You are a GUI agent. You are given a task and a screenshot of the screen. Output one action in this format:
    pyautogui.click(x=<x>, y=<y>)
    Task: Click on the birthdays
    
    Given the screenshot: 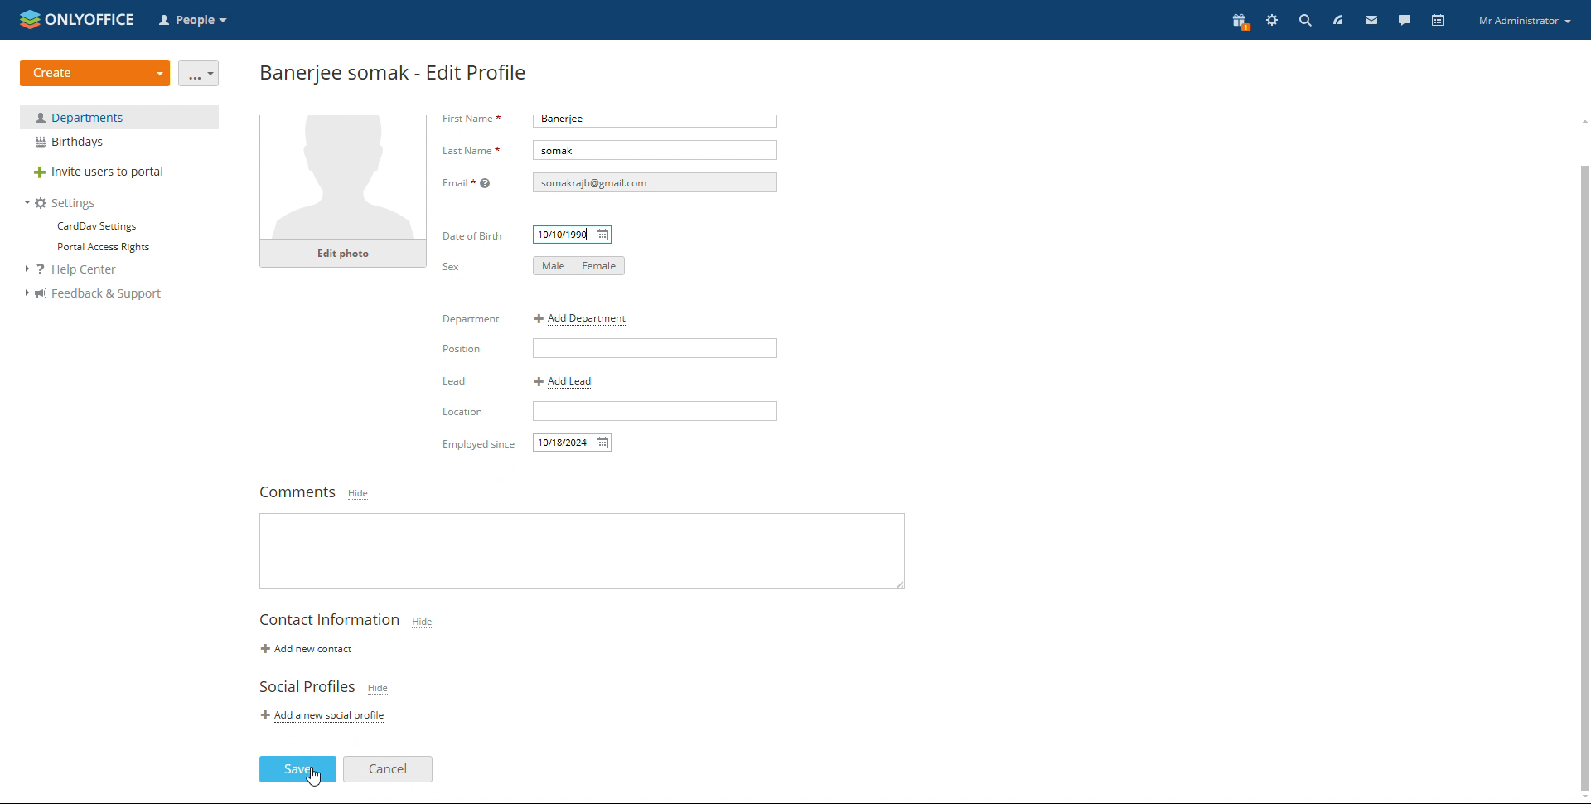 What is the action you would take?
    pyautogui.click(x=119, y=143)
    